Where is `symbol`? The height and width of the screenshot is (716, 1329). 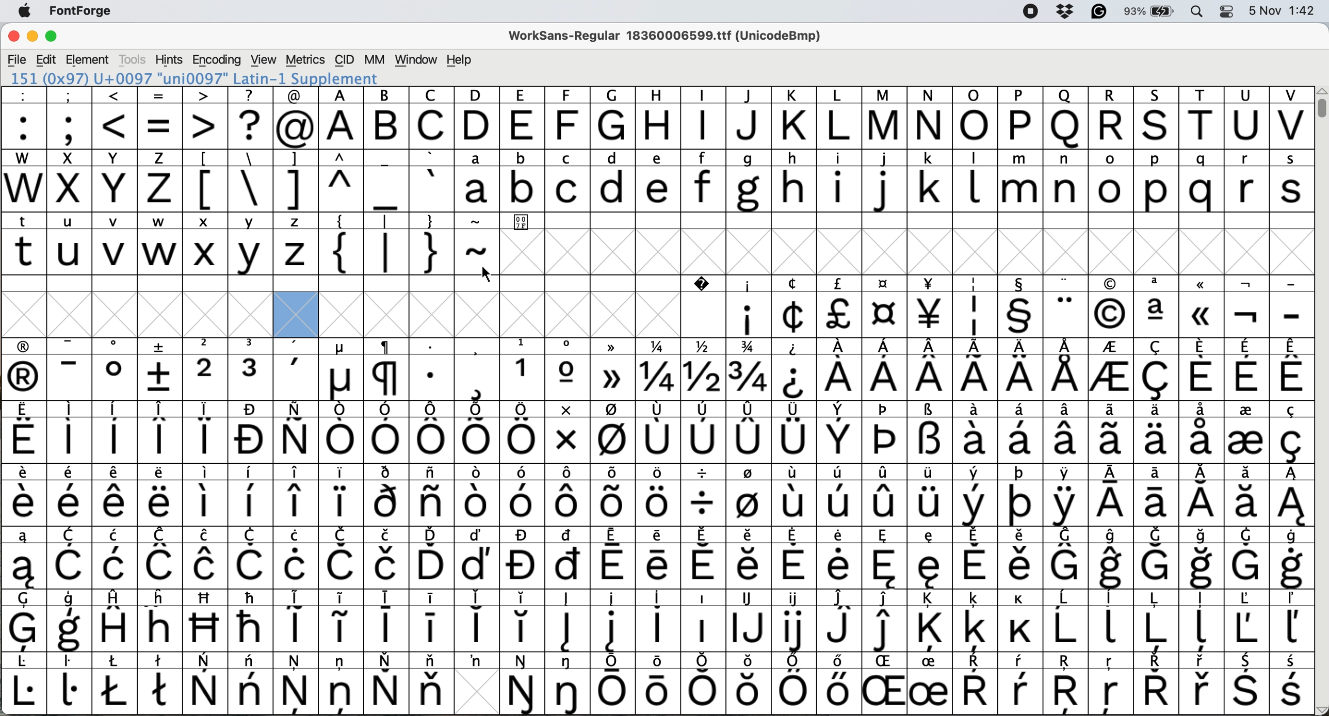
symbol is located at coordinates (793, 684).